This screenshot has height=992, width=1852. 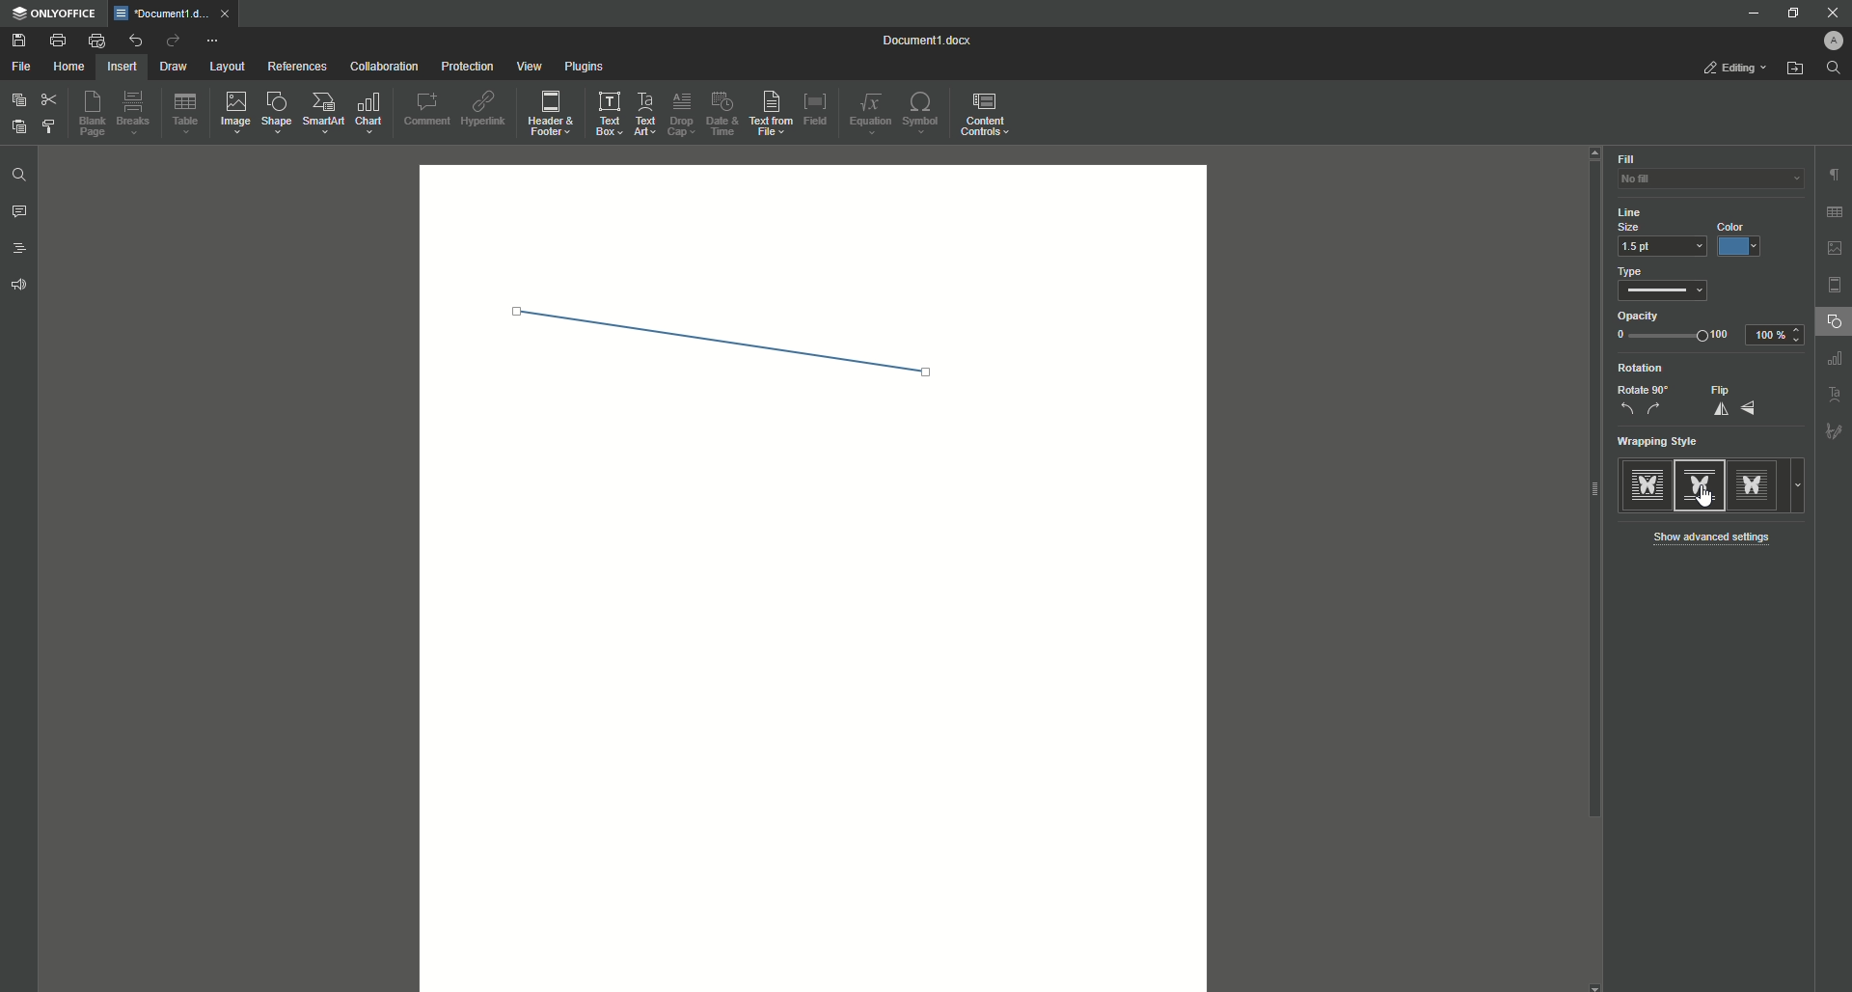 What do you see at coordinates (1833, 169) in the screenshot?
I see `paragraph` at bounding box center [1833, 169].